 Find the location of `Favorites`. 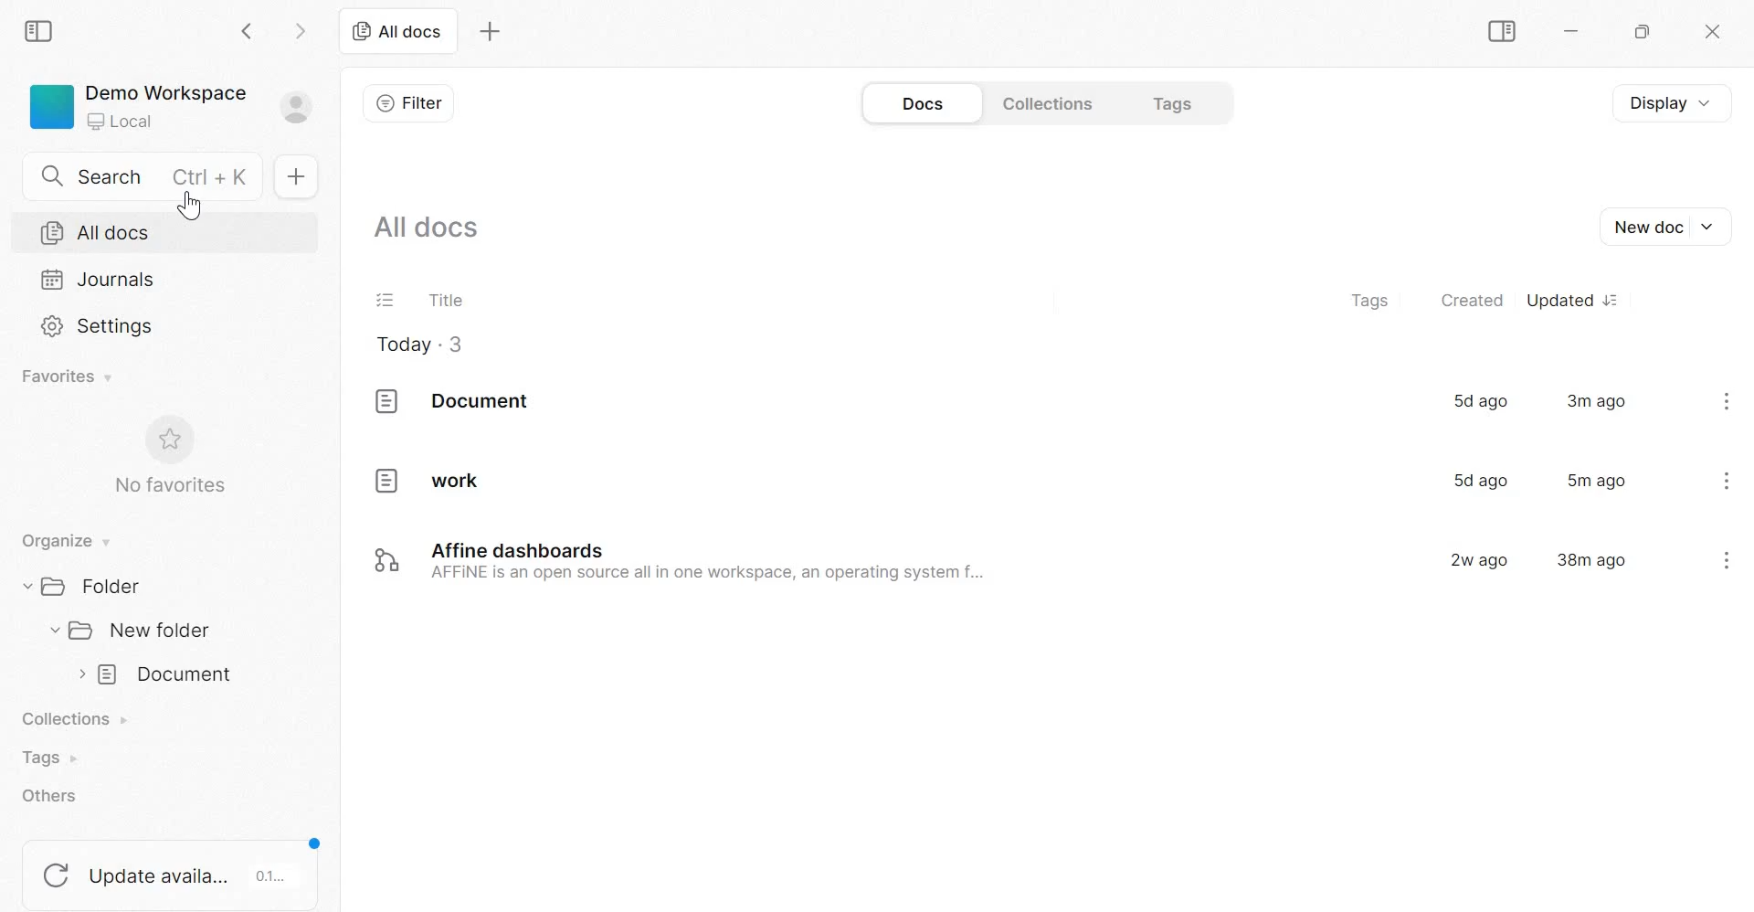

Favorites is located at coordinates (69, 376).